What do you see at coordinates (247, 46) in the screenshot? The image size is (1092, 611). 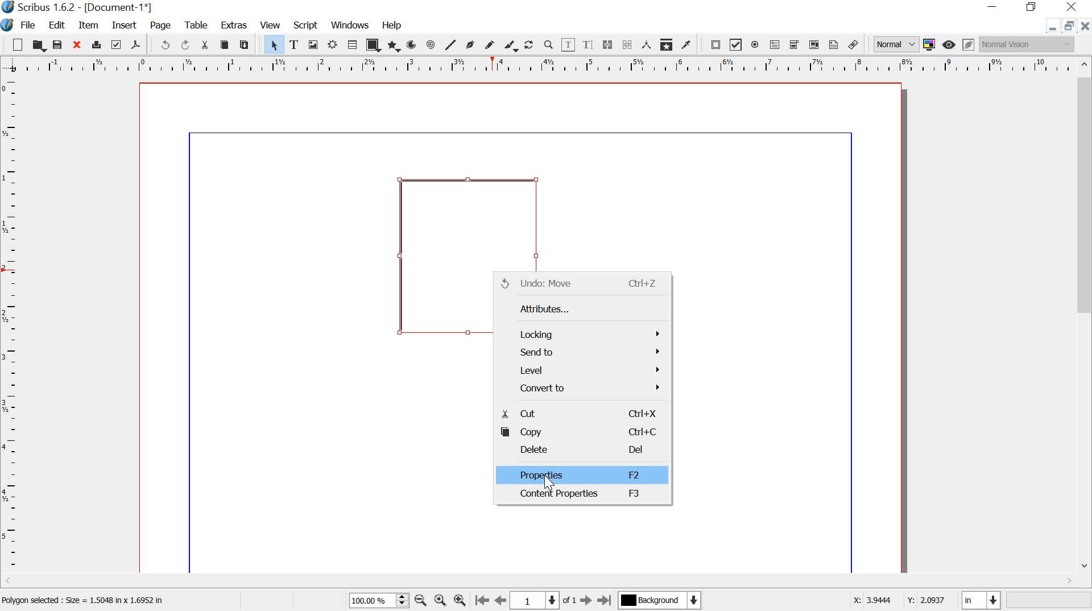 I see `paste` at bounding box center [247, 46].